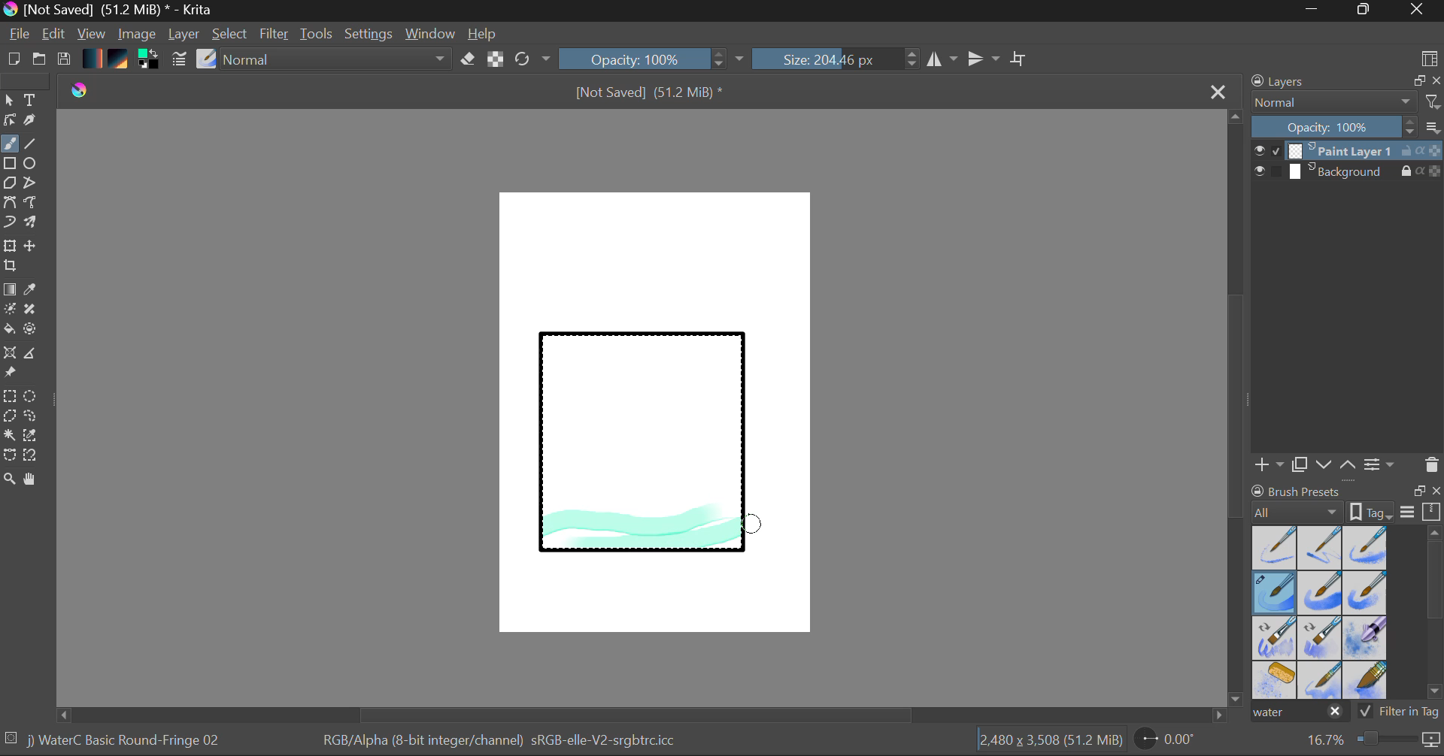 This screenshot has height=756, width=1444. What do you see at coordinates (35, 482) in the screenshot?
I see `Pan` at bounding box center [35, 482].